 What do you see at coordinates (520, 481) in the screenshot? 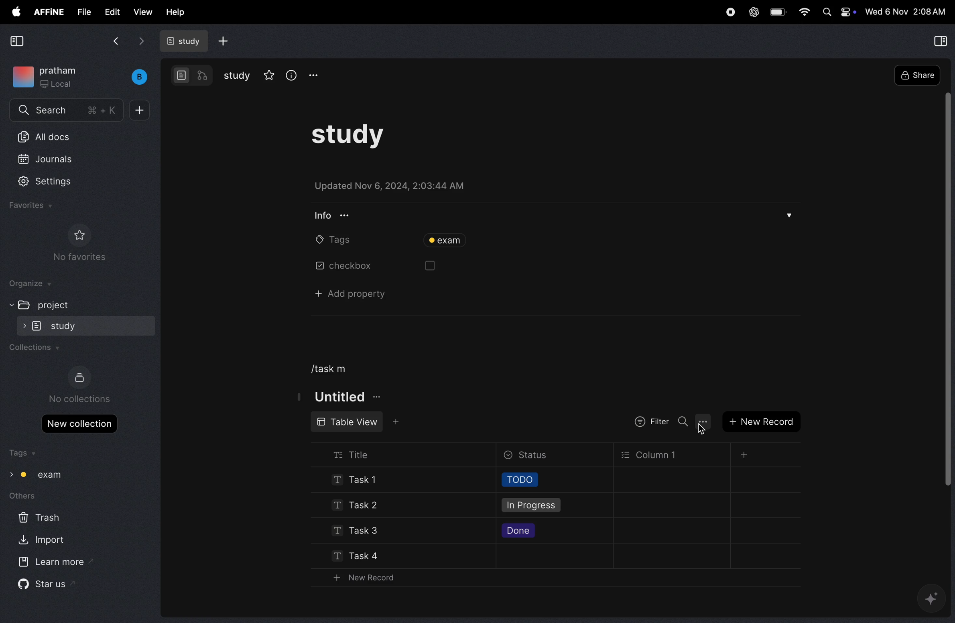
I see `todo` at bounding box center [520, 481].